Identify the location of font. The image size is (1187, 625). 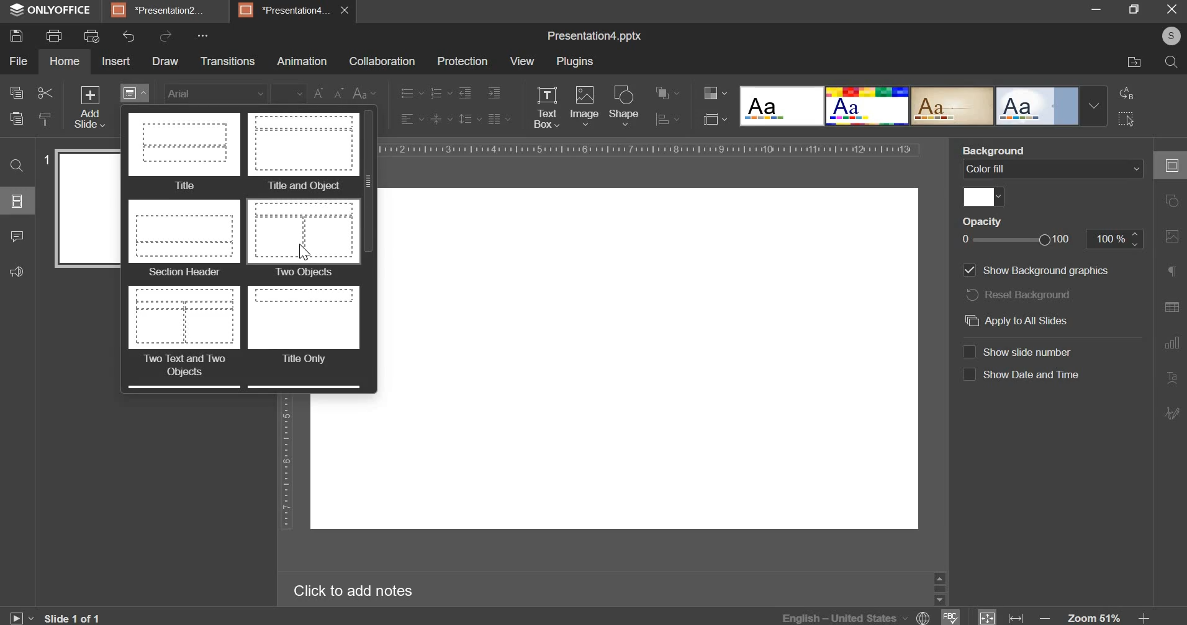
(216, 91).